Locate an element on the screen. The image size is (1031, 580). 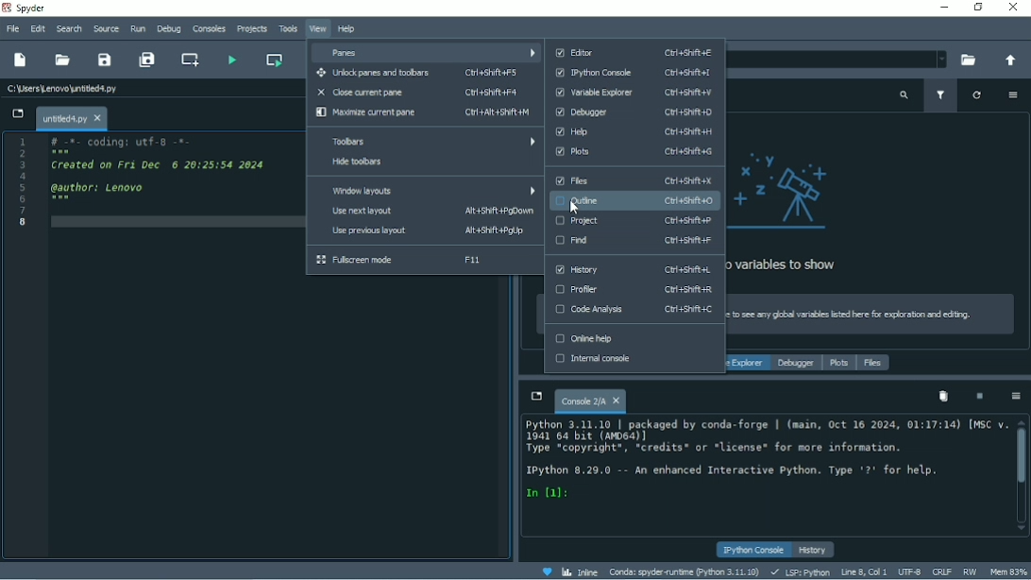
Unlock panes and toolbars is located at coordinates (417, 74).